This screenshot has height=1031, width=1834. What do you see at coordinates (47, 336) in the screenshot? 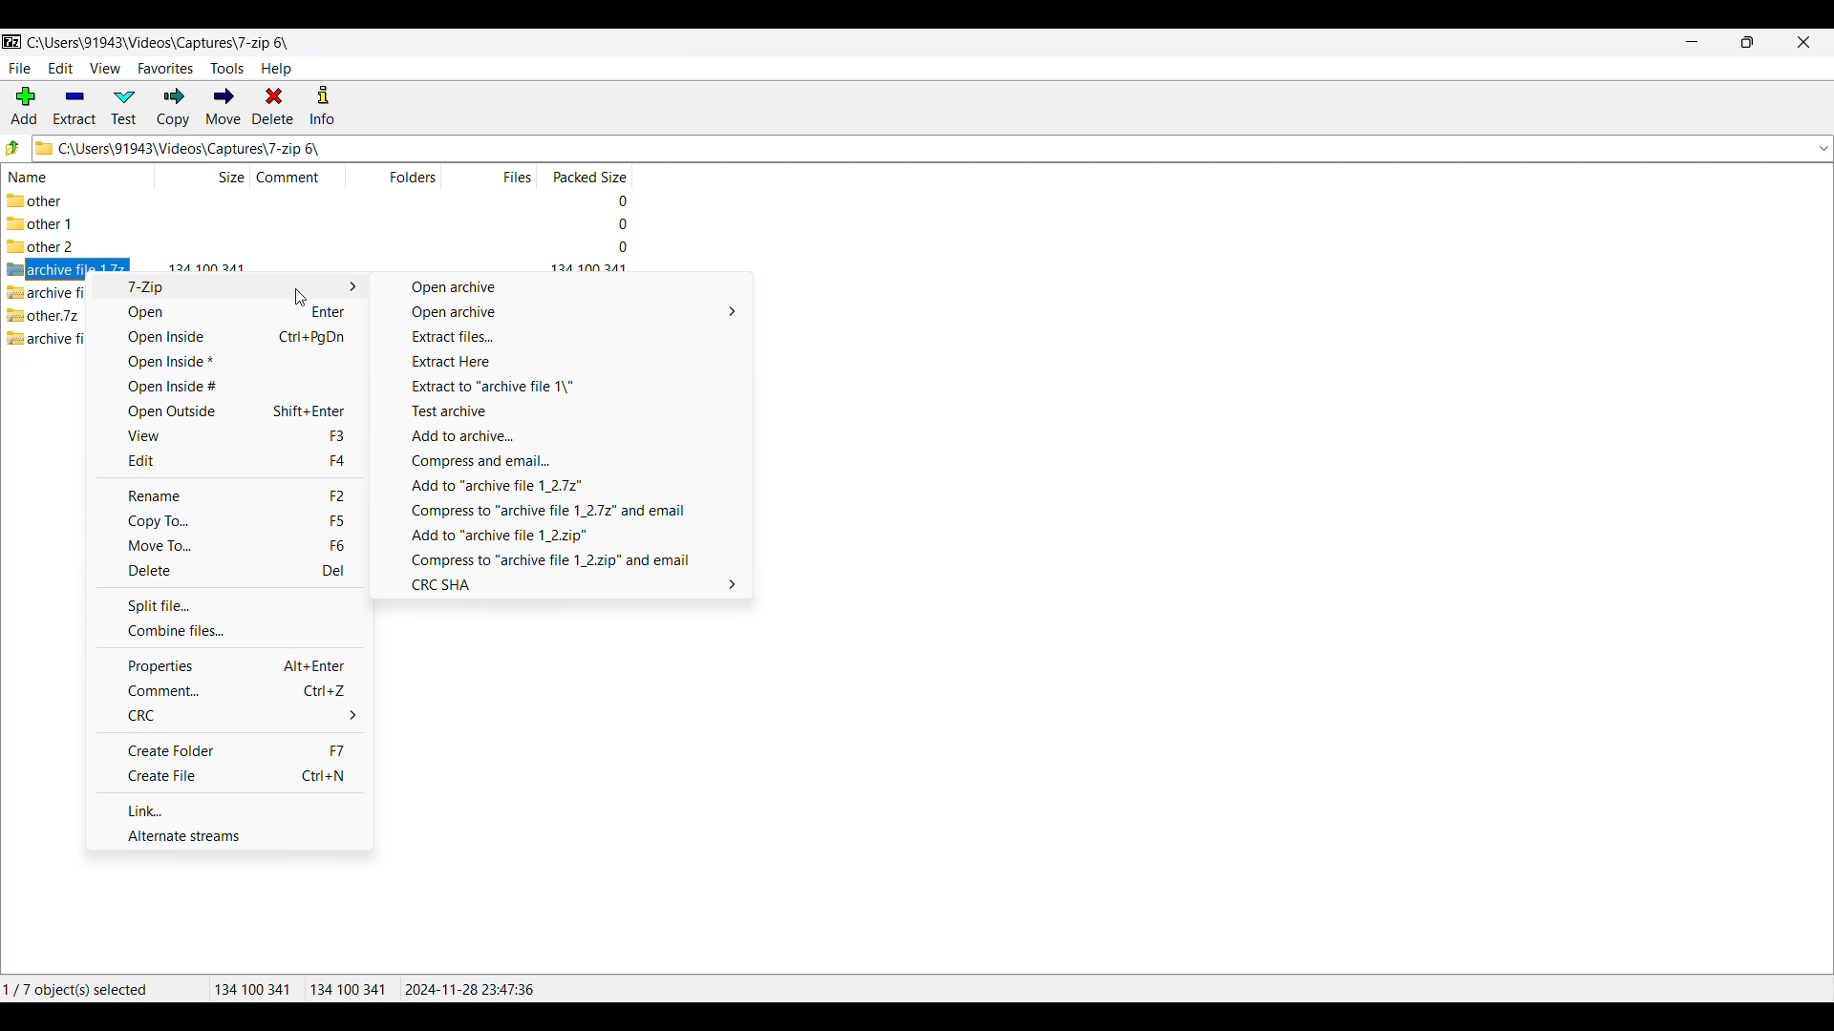
I see `archive file 2.7z ` at bounding box center [47, 336].